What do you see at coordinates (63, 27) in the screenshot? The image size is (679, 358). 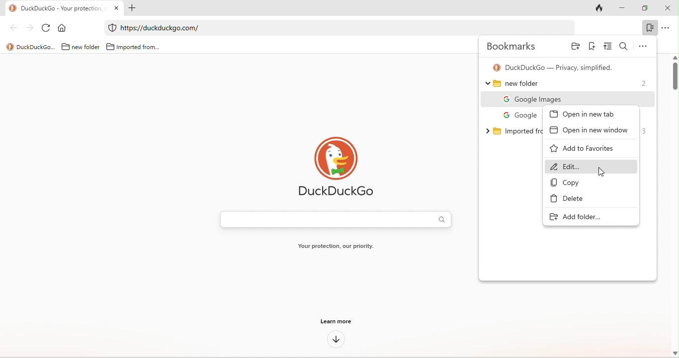 I see `home` at bounding box center [63, 27].